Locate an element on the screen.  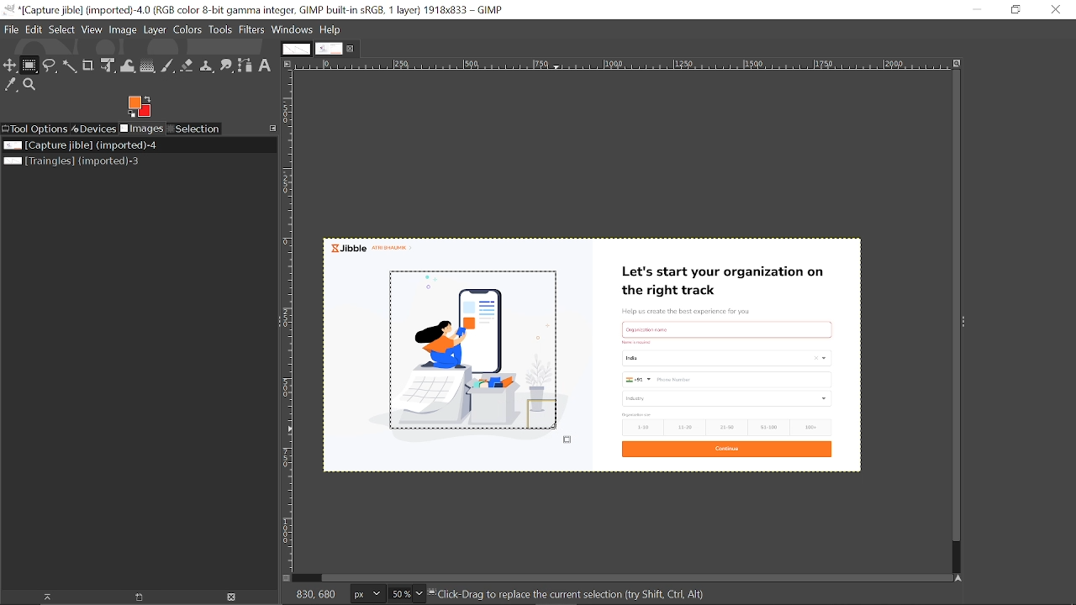
Vertical label is located at coordinates (291, 321).